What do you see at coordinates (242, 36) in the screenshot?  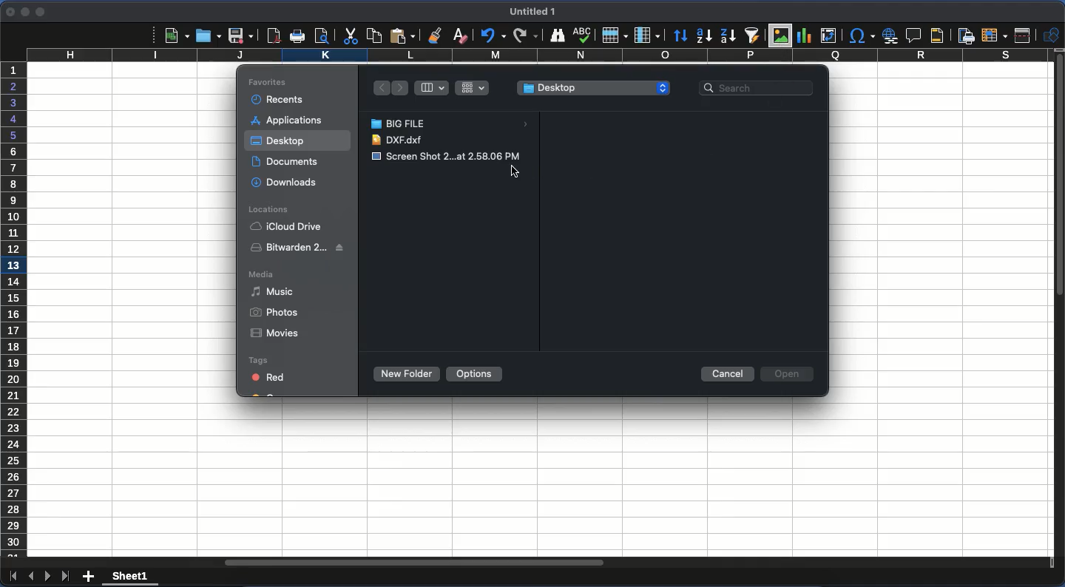 I see `save` at bounding box center [242, 36].